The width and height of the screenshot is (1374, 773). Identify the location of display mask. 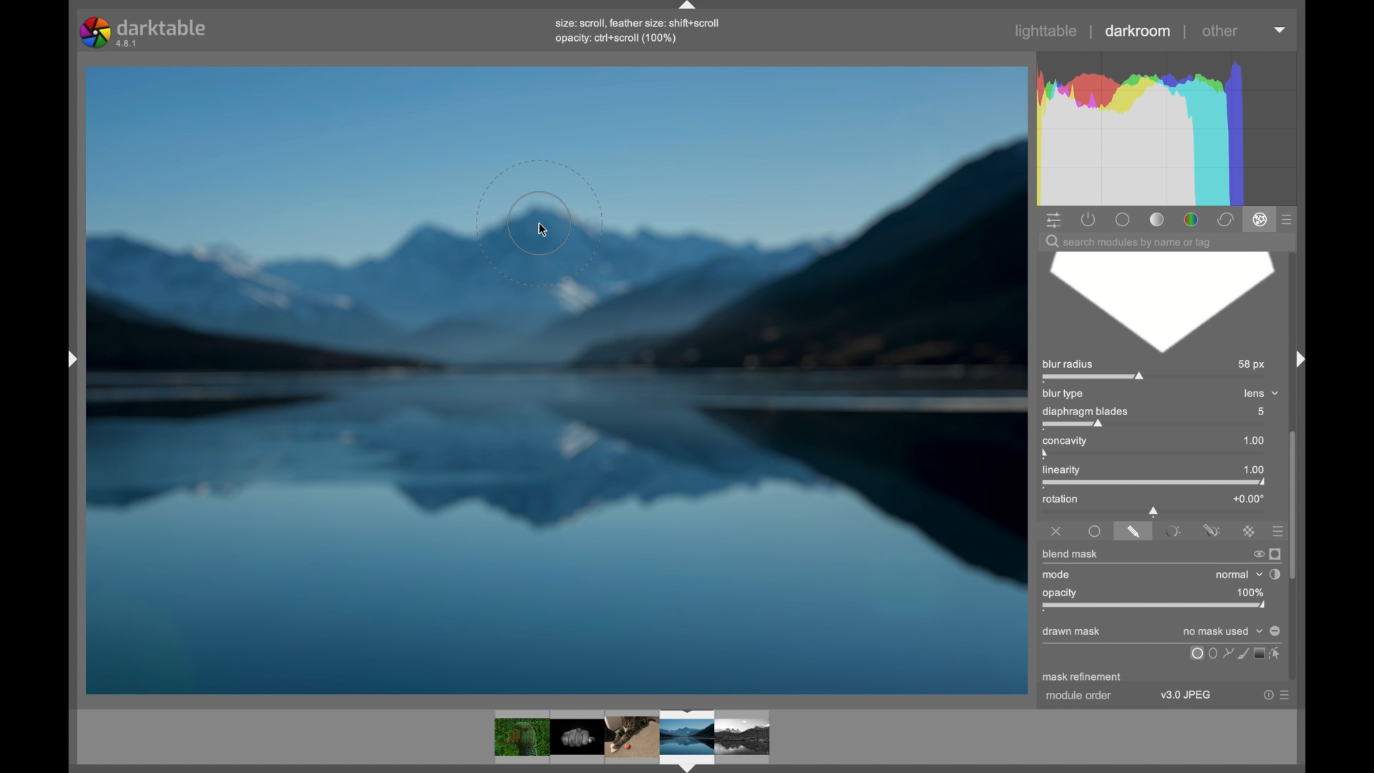
(1276, 553).